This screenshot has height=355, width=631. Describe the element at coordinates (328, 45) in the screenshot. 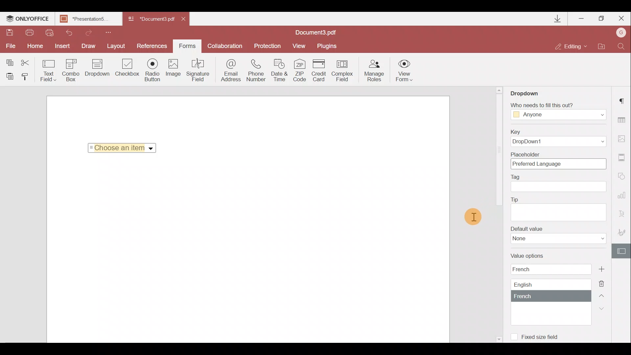

I see `Plugins` at that location.